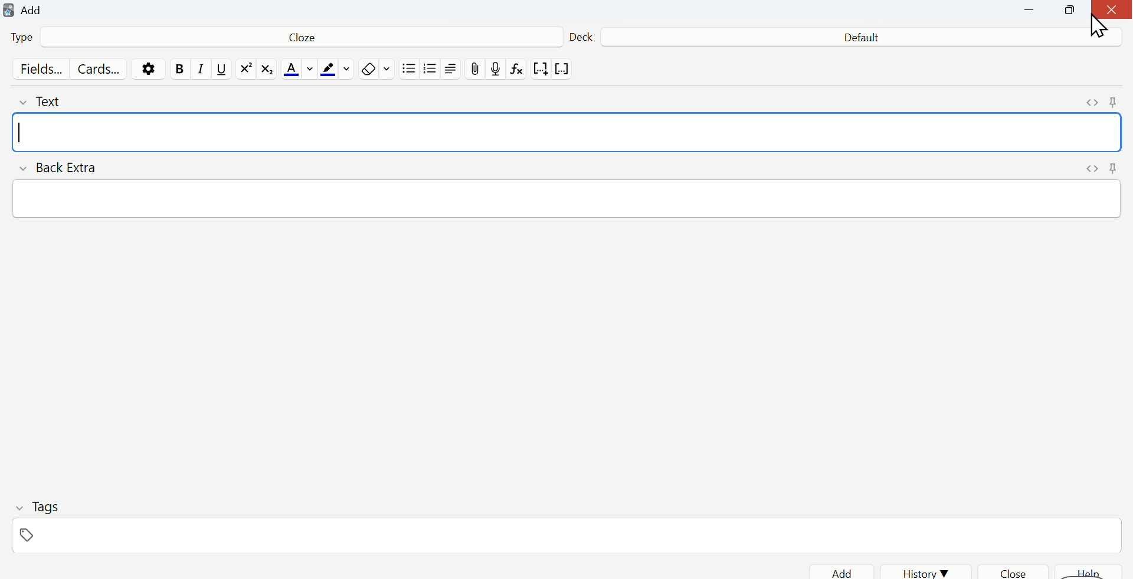  I want to click on Underline, so click(221, 70).